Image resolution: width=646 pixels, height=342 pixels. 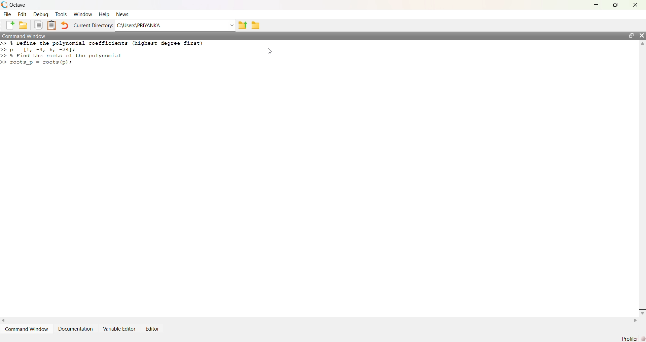 I want to click on Right Scroll, so click(x=635, y=320).